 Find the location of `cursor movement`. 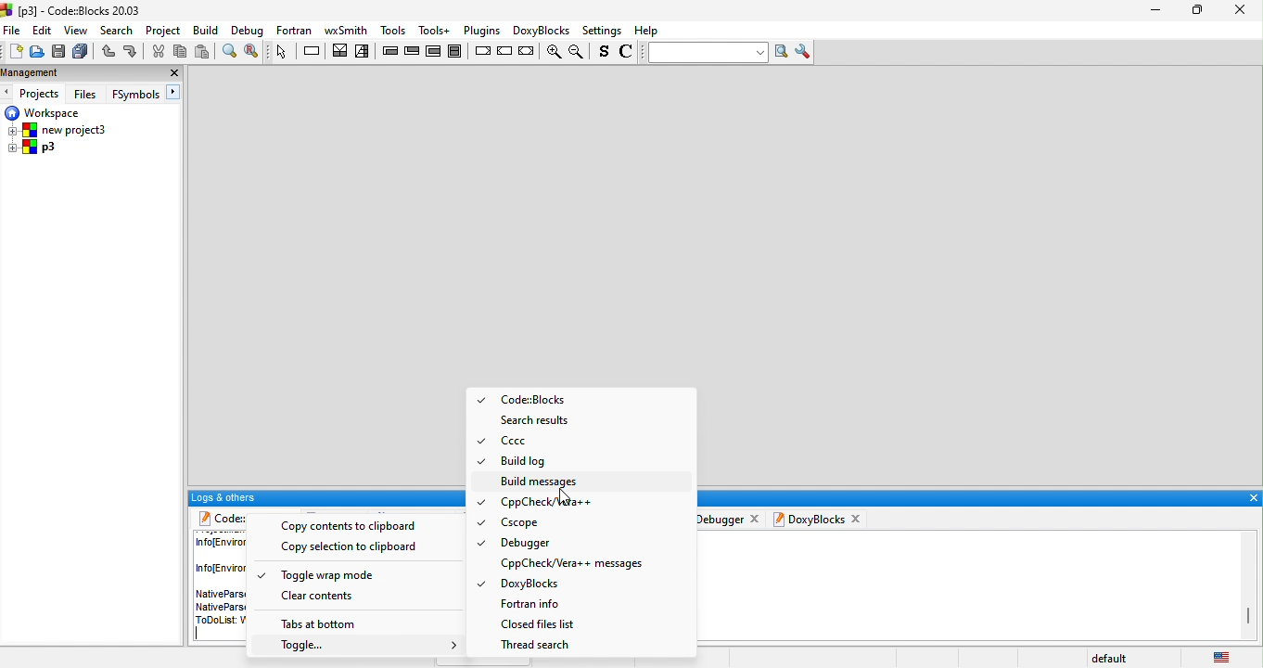

cursor movement is located at coordinates (566, 497).